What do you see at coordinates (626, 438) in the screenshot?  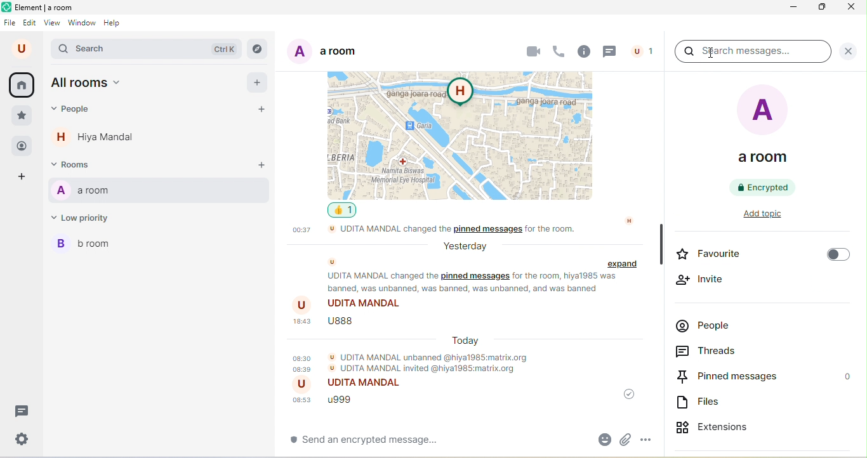 I see `attachment` at bounding box center [626, 438].